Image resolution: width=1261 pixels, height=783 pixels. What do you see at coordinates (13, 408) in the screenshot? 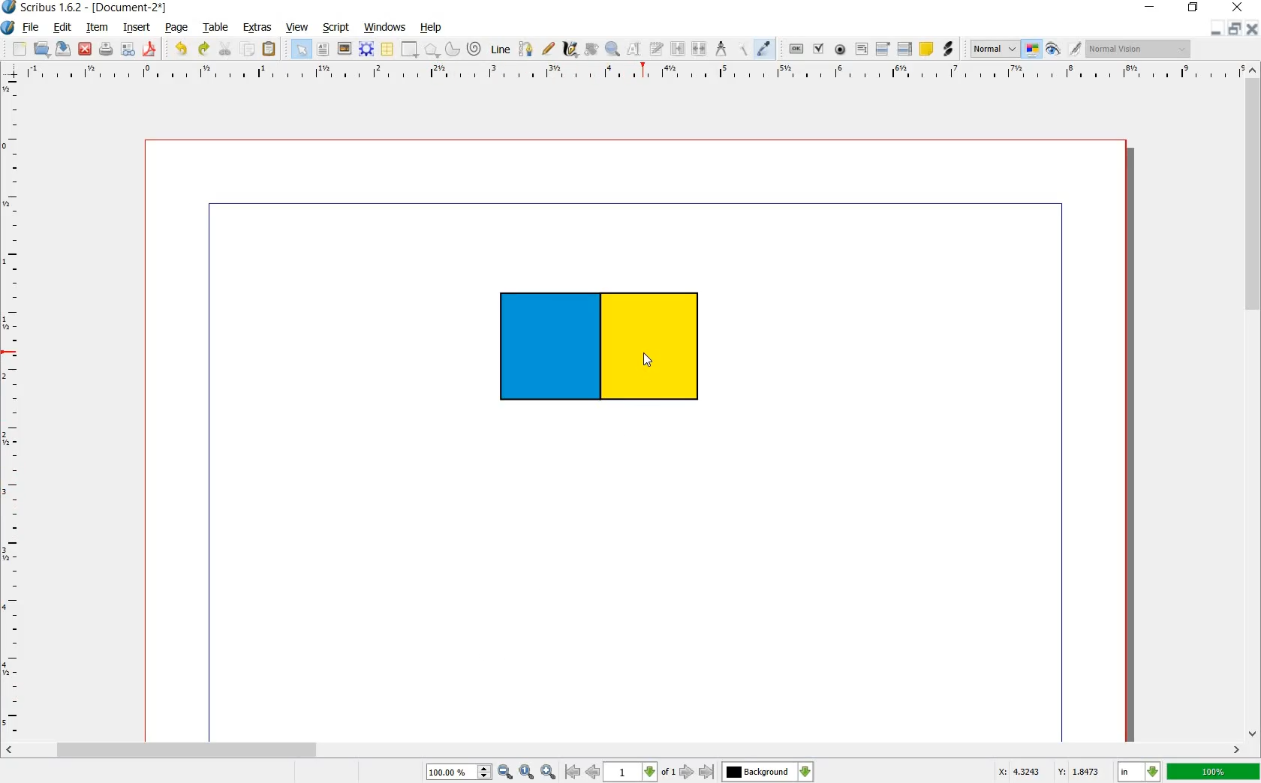
I see `ruler` at bounding box center [13, 408].